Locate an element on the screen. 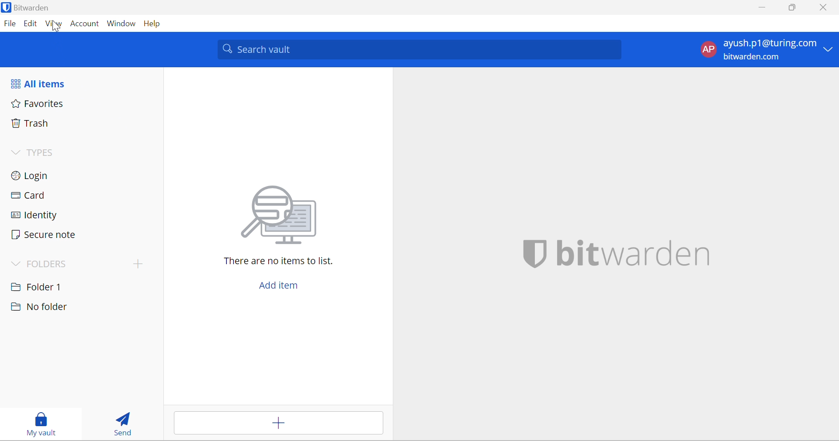  folder 1 is located at coordinates (45, 286).